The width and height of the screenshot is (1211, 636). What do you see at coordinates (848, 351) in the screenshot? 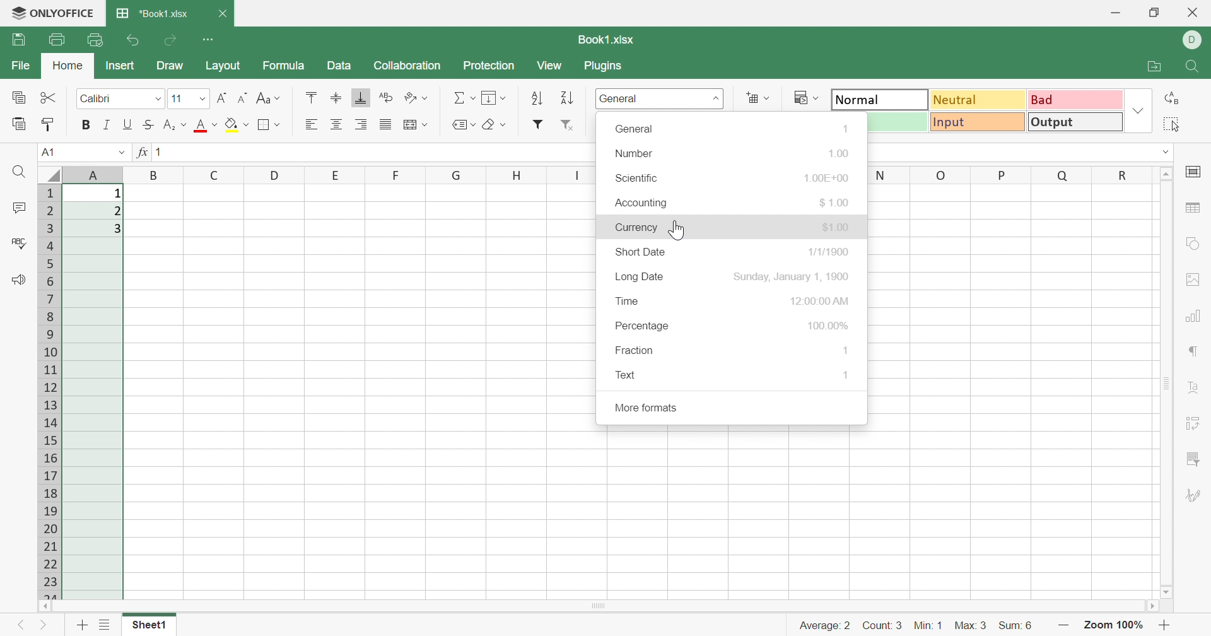
I see `1` at bounding box center [848, 351].